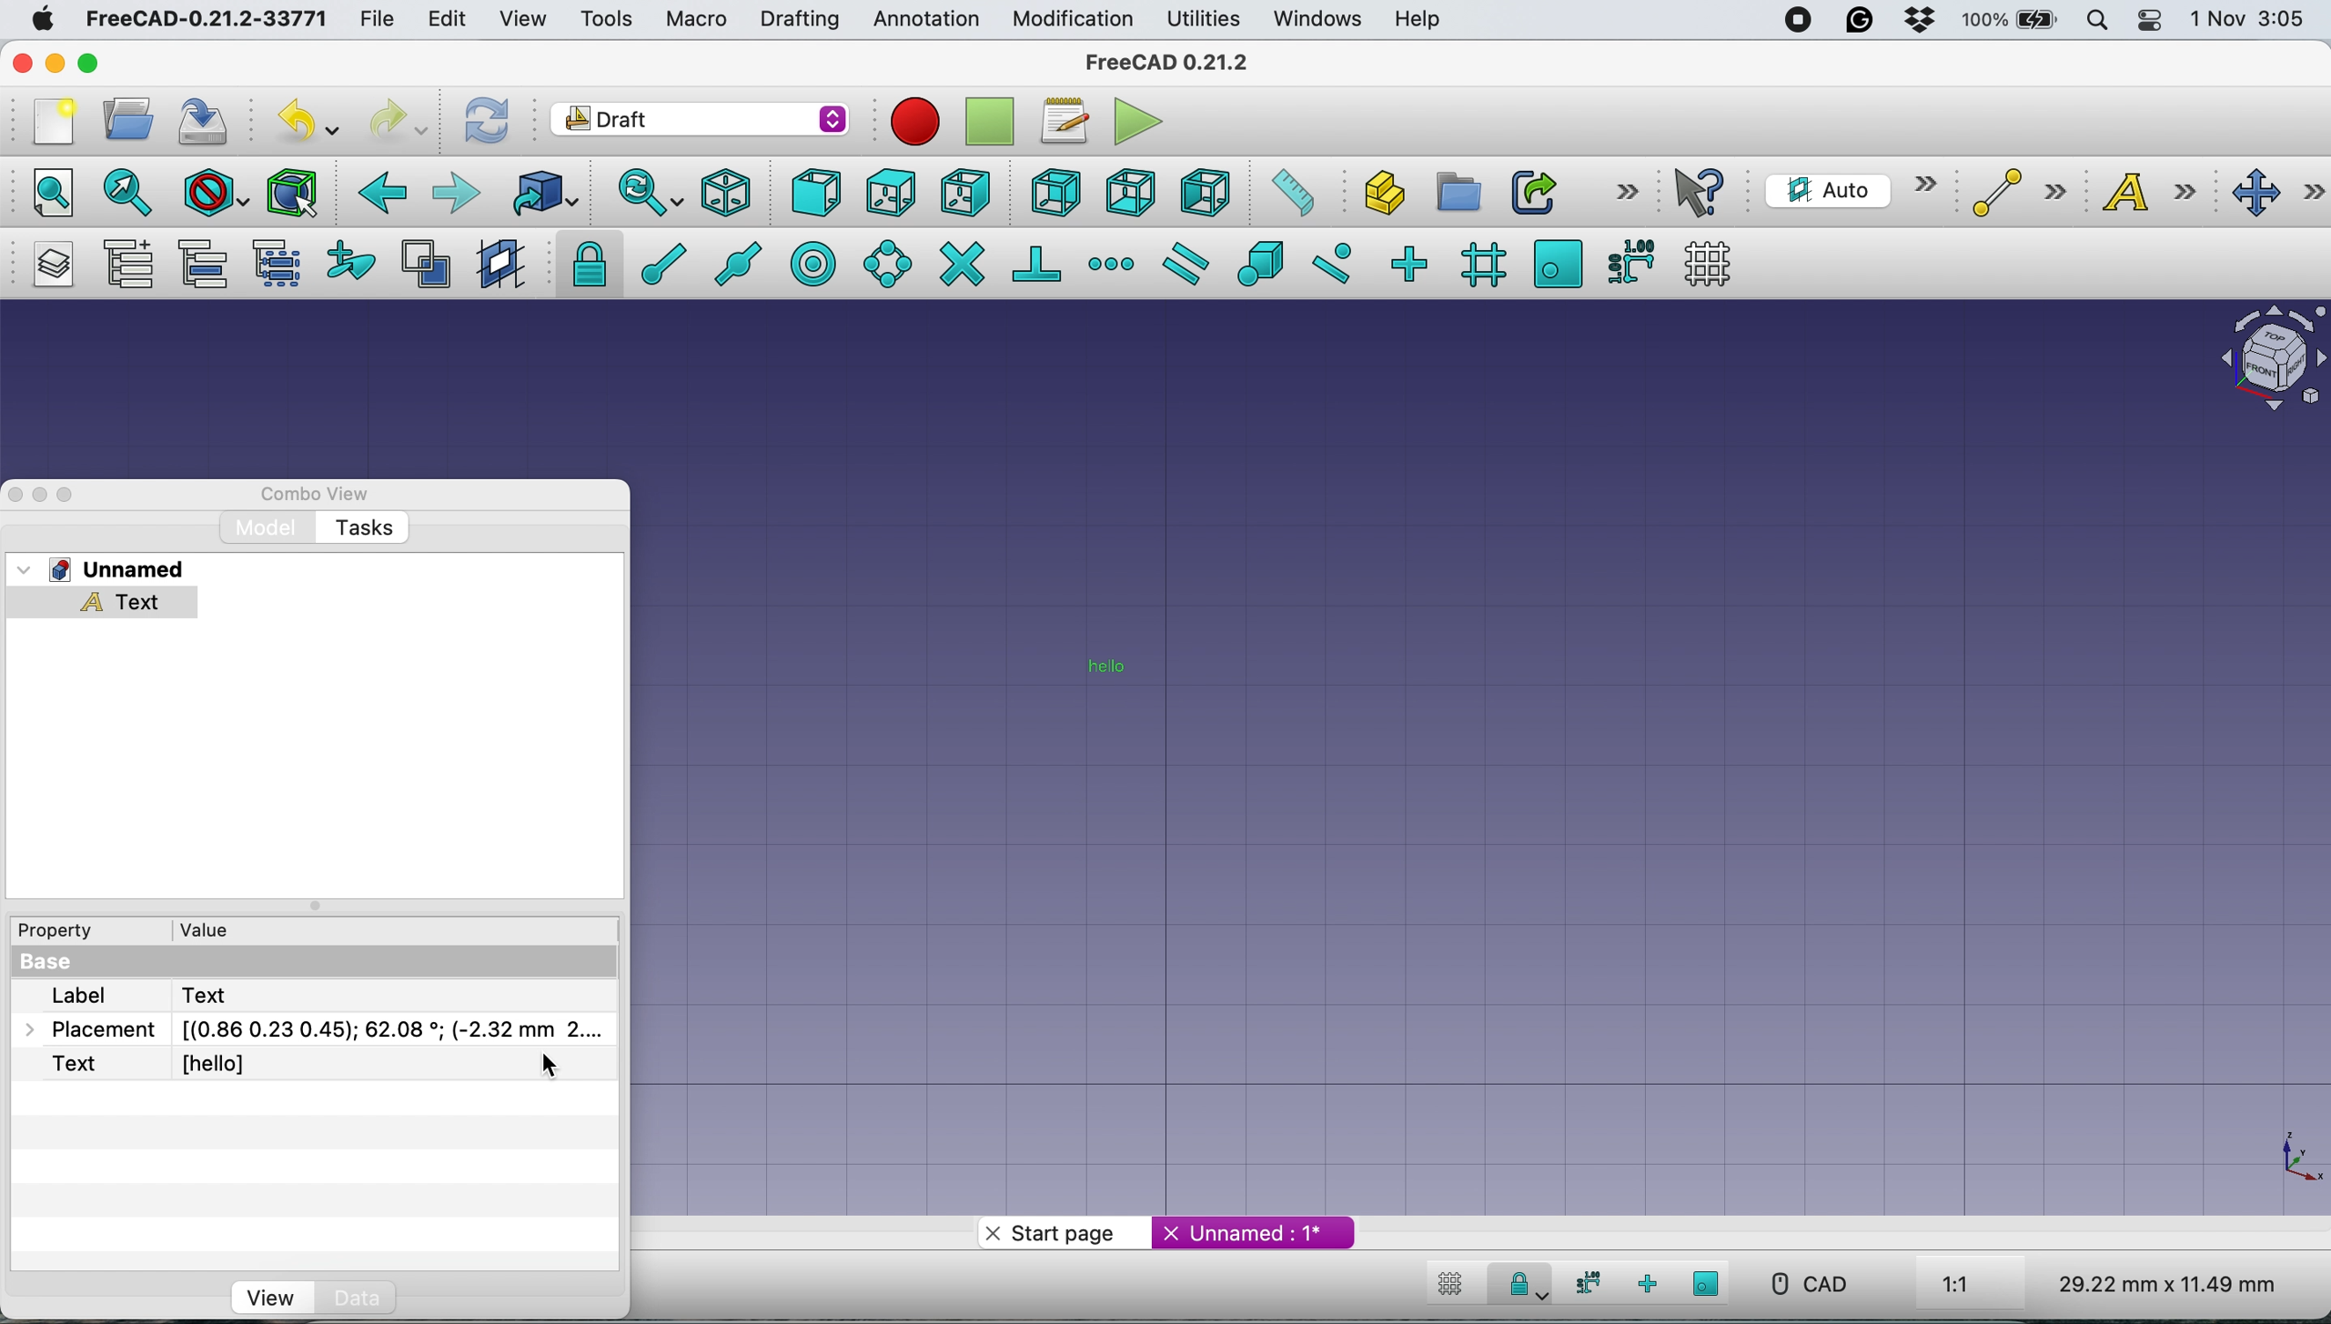 Image resolution: width=2331 pixels, height=1324 pixels. What do you see at coordinates (15, 490) in the screenshot?
I see `close` at bounding box center [15, 490].